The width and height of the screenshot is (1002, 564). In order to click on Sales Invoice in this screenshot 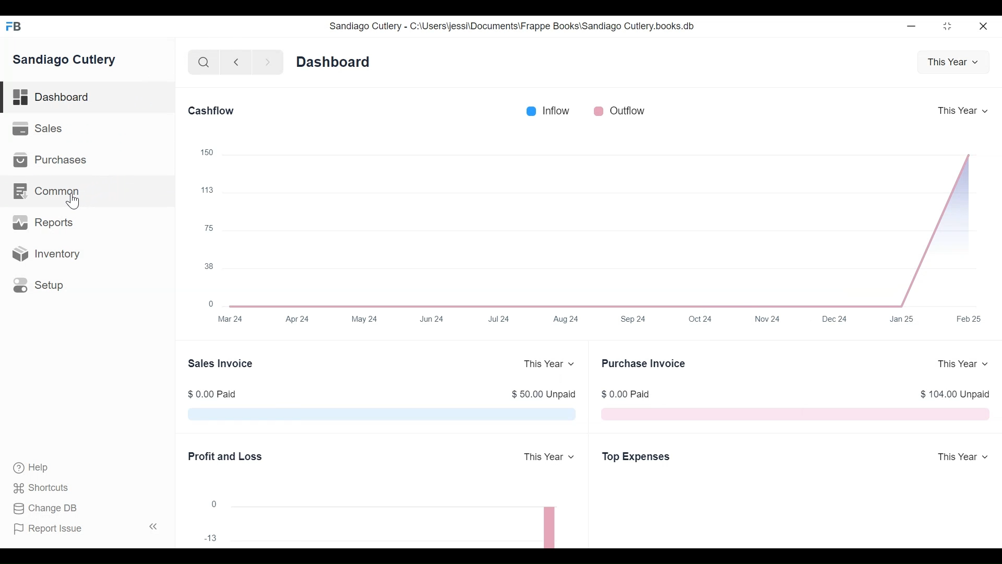, I will do `click(223, 362)`.